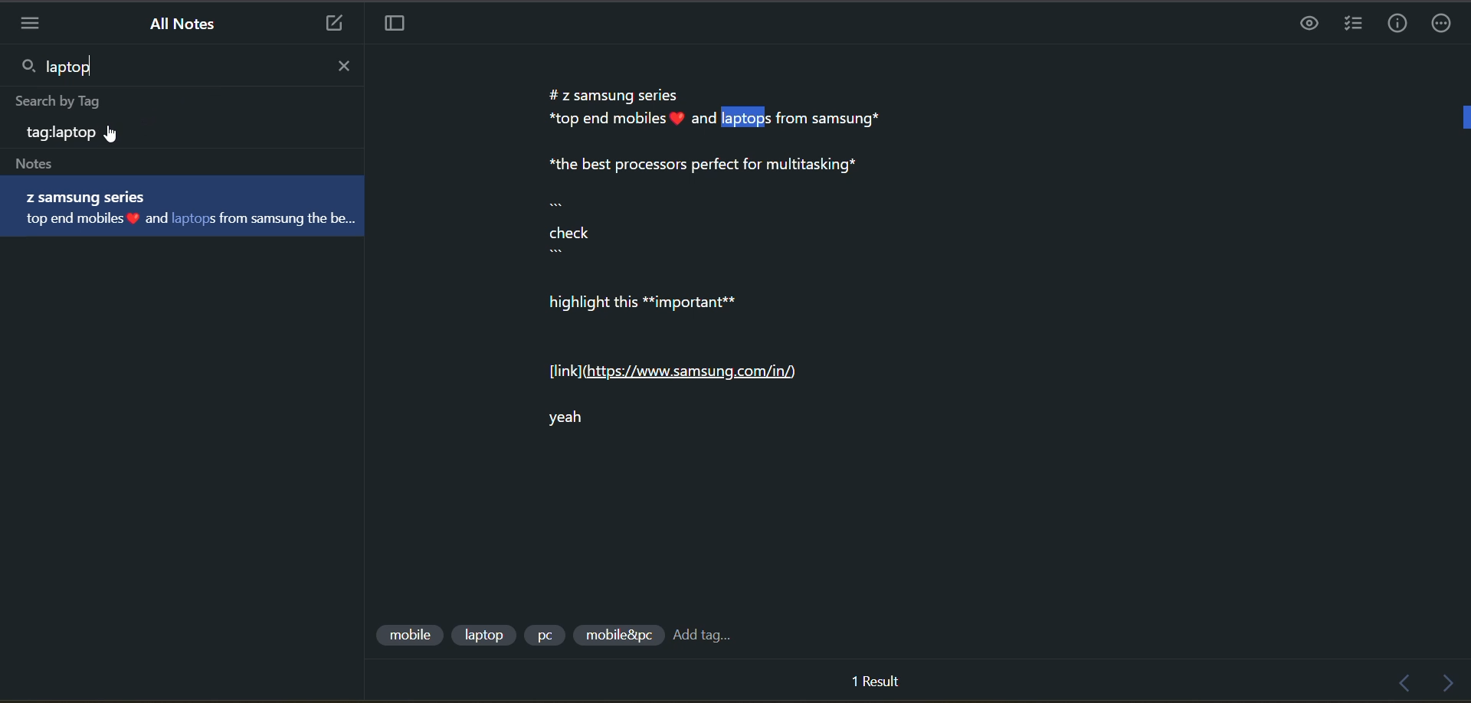 This screenshot has width=1471, height=703. I want to click on next, so click(1453, 685).